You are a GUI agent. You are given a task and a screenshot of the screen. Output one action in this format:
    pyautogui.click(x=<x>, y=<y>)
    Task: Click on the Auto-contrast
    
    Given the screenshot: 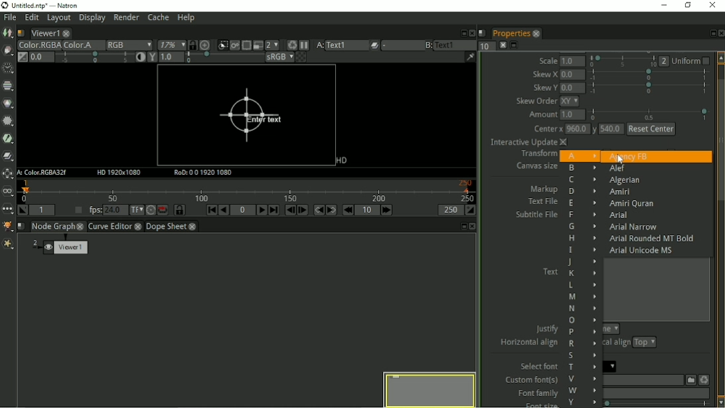 What is the action you would take?
    pyautogui.click(x=139, y=58)
    